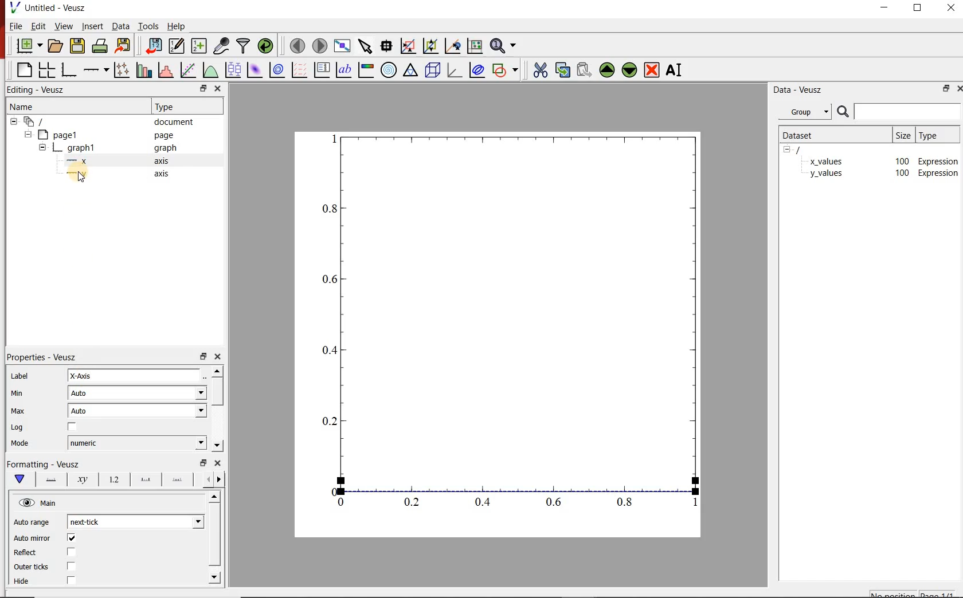  What do you see at coordinates (629, 72) in the screenshot?
I see `move down the selected widget` at bounding box center [629, 72].